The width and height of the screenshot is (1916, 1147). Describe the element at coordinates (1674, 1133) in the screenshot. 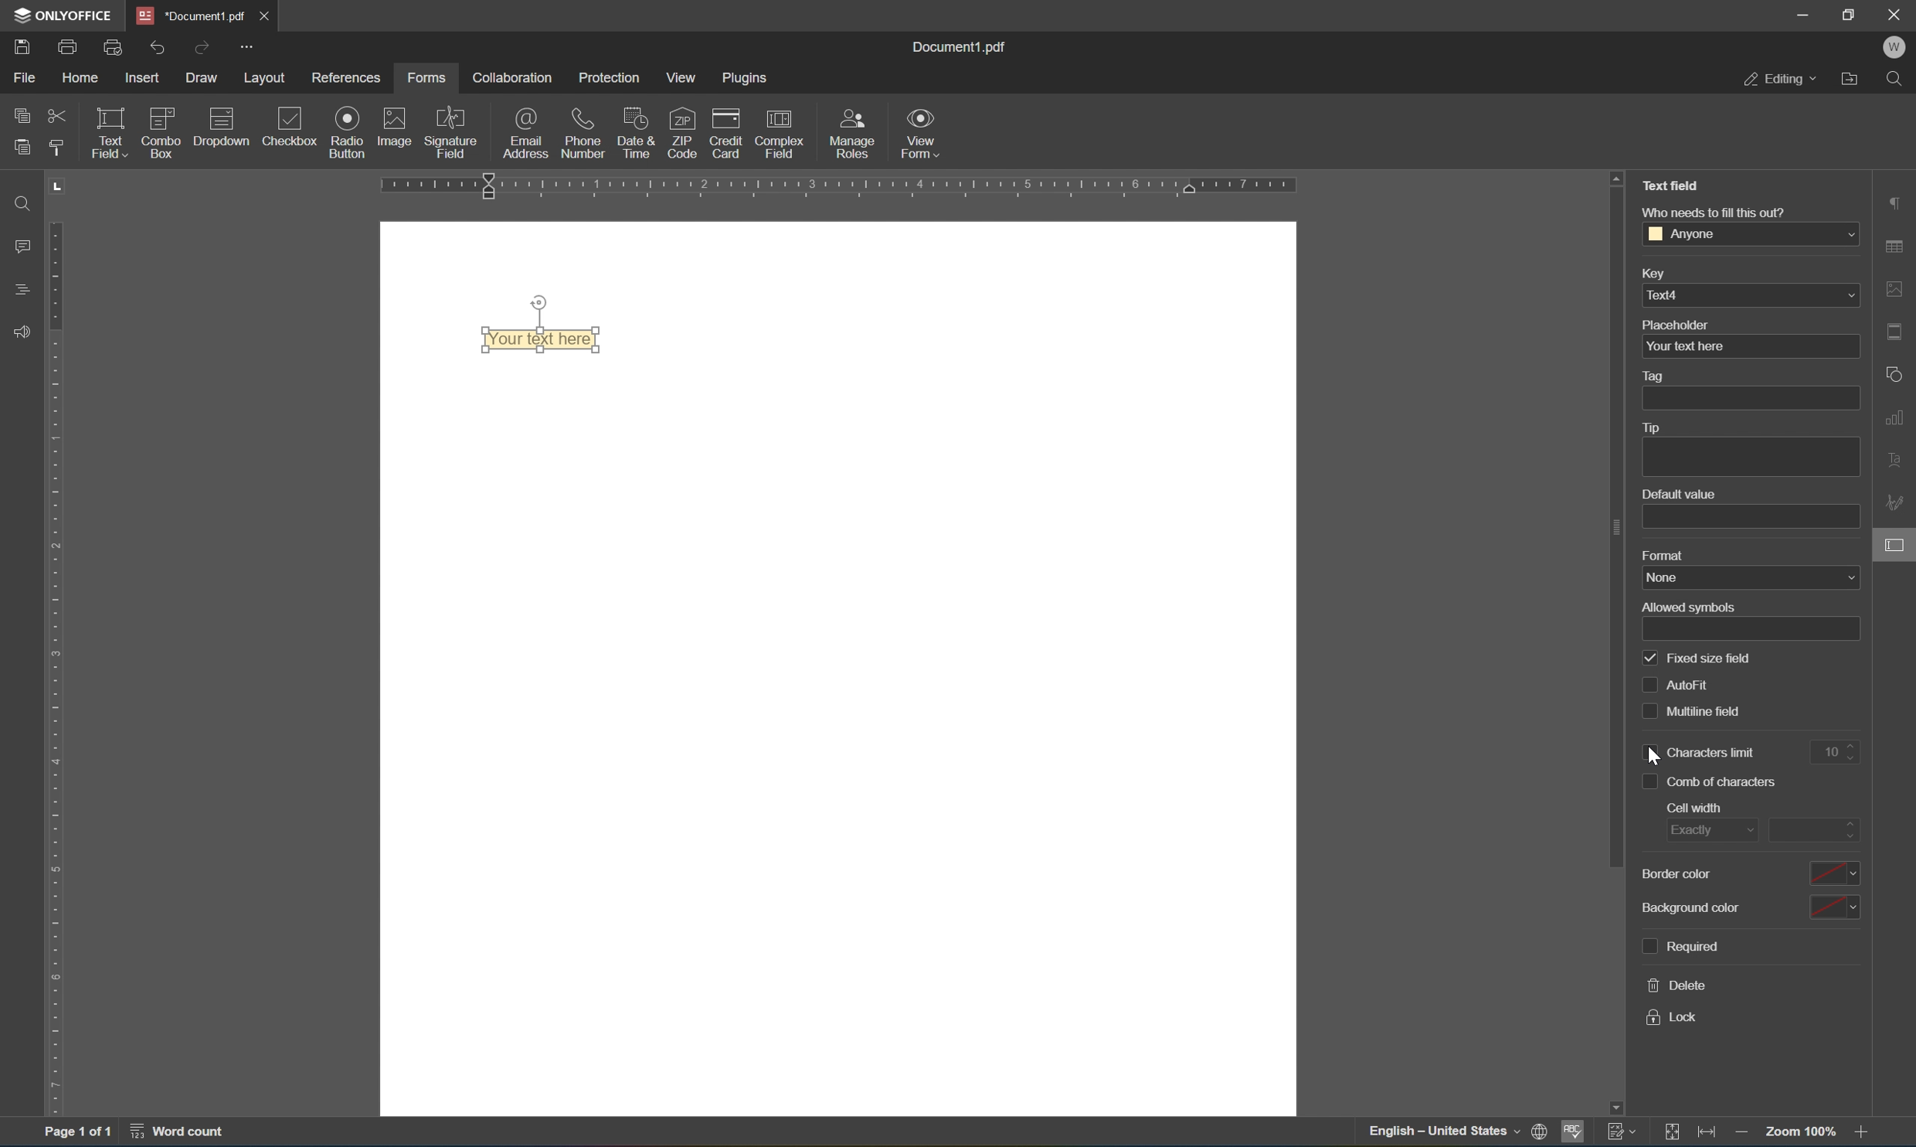

I see `Track changes` at that location.